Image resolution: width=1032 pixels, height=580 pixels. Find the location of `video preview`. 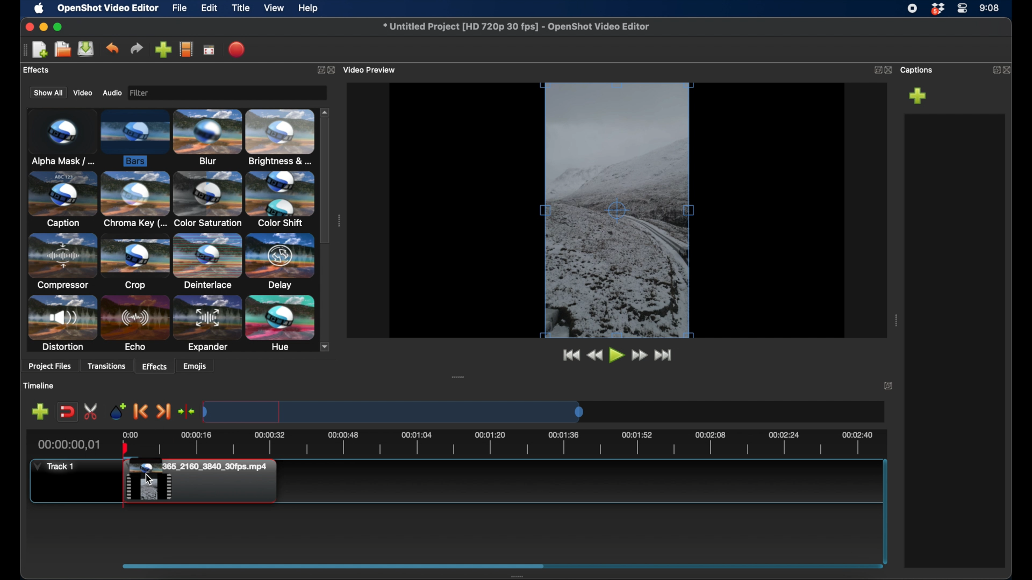

video preview is located at coordinates (615, 211).